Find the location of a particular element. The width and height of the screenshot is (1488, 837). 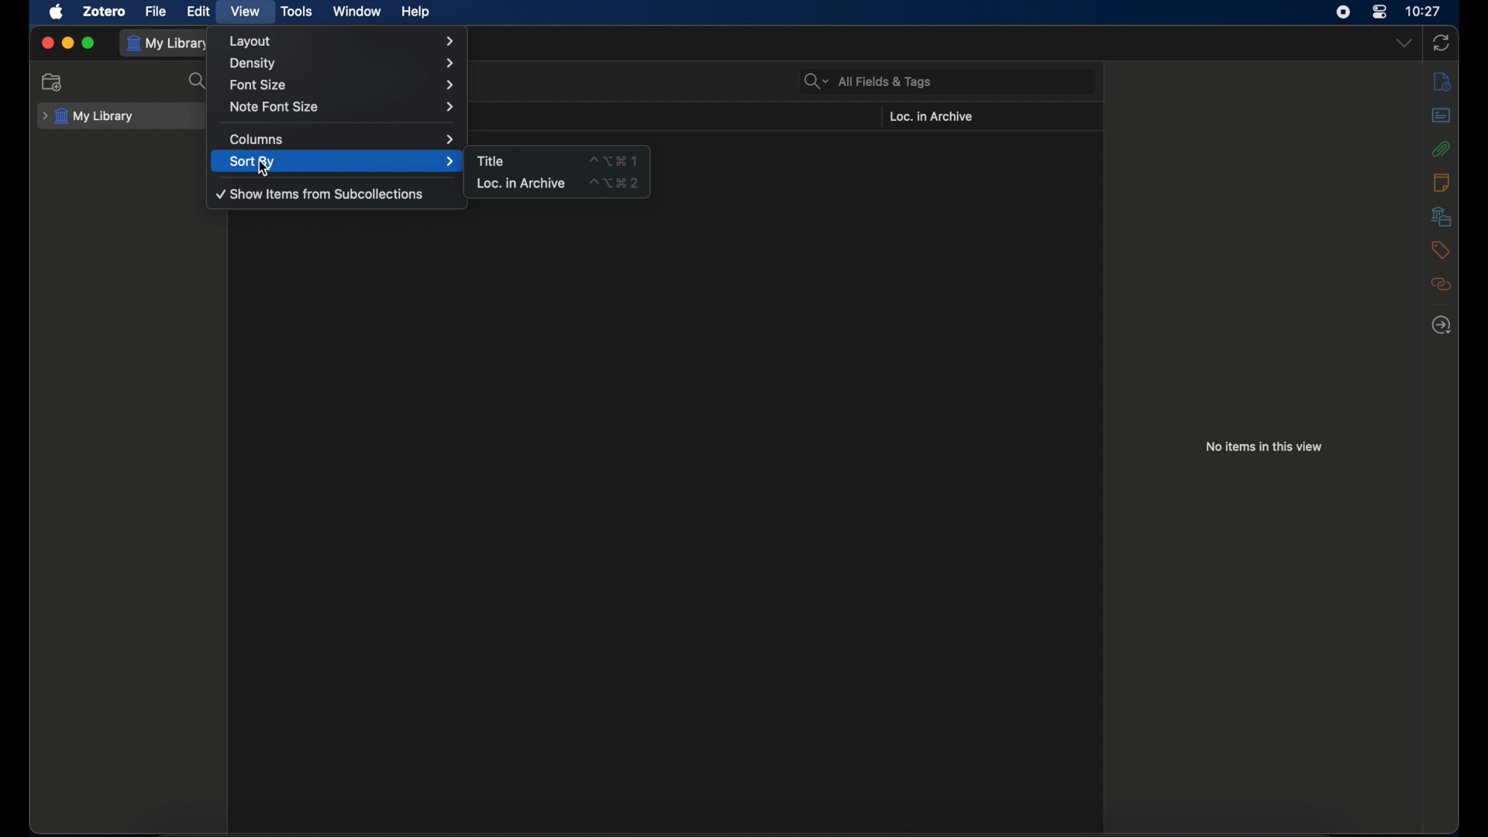

search is located at coordinates (199, 81).